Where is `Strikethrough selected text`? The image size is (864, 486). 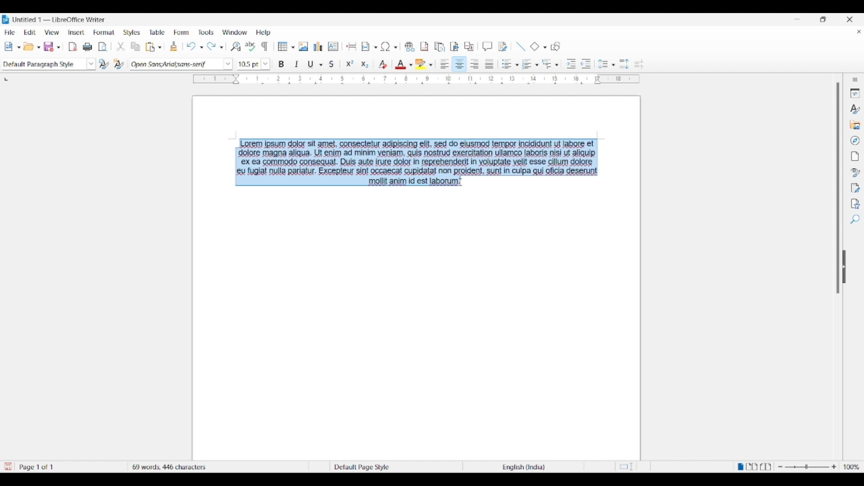 Strikethrough selected text is located at coordinates (332, 63).